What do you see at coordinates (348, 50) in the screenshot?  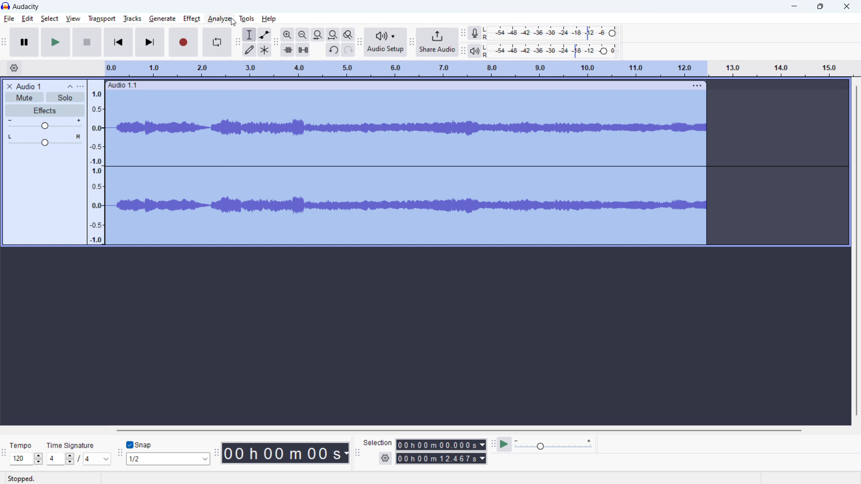 I see `redo` at bounding box center [348, 50].